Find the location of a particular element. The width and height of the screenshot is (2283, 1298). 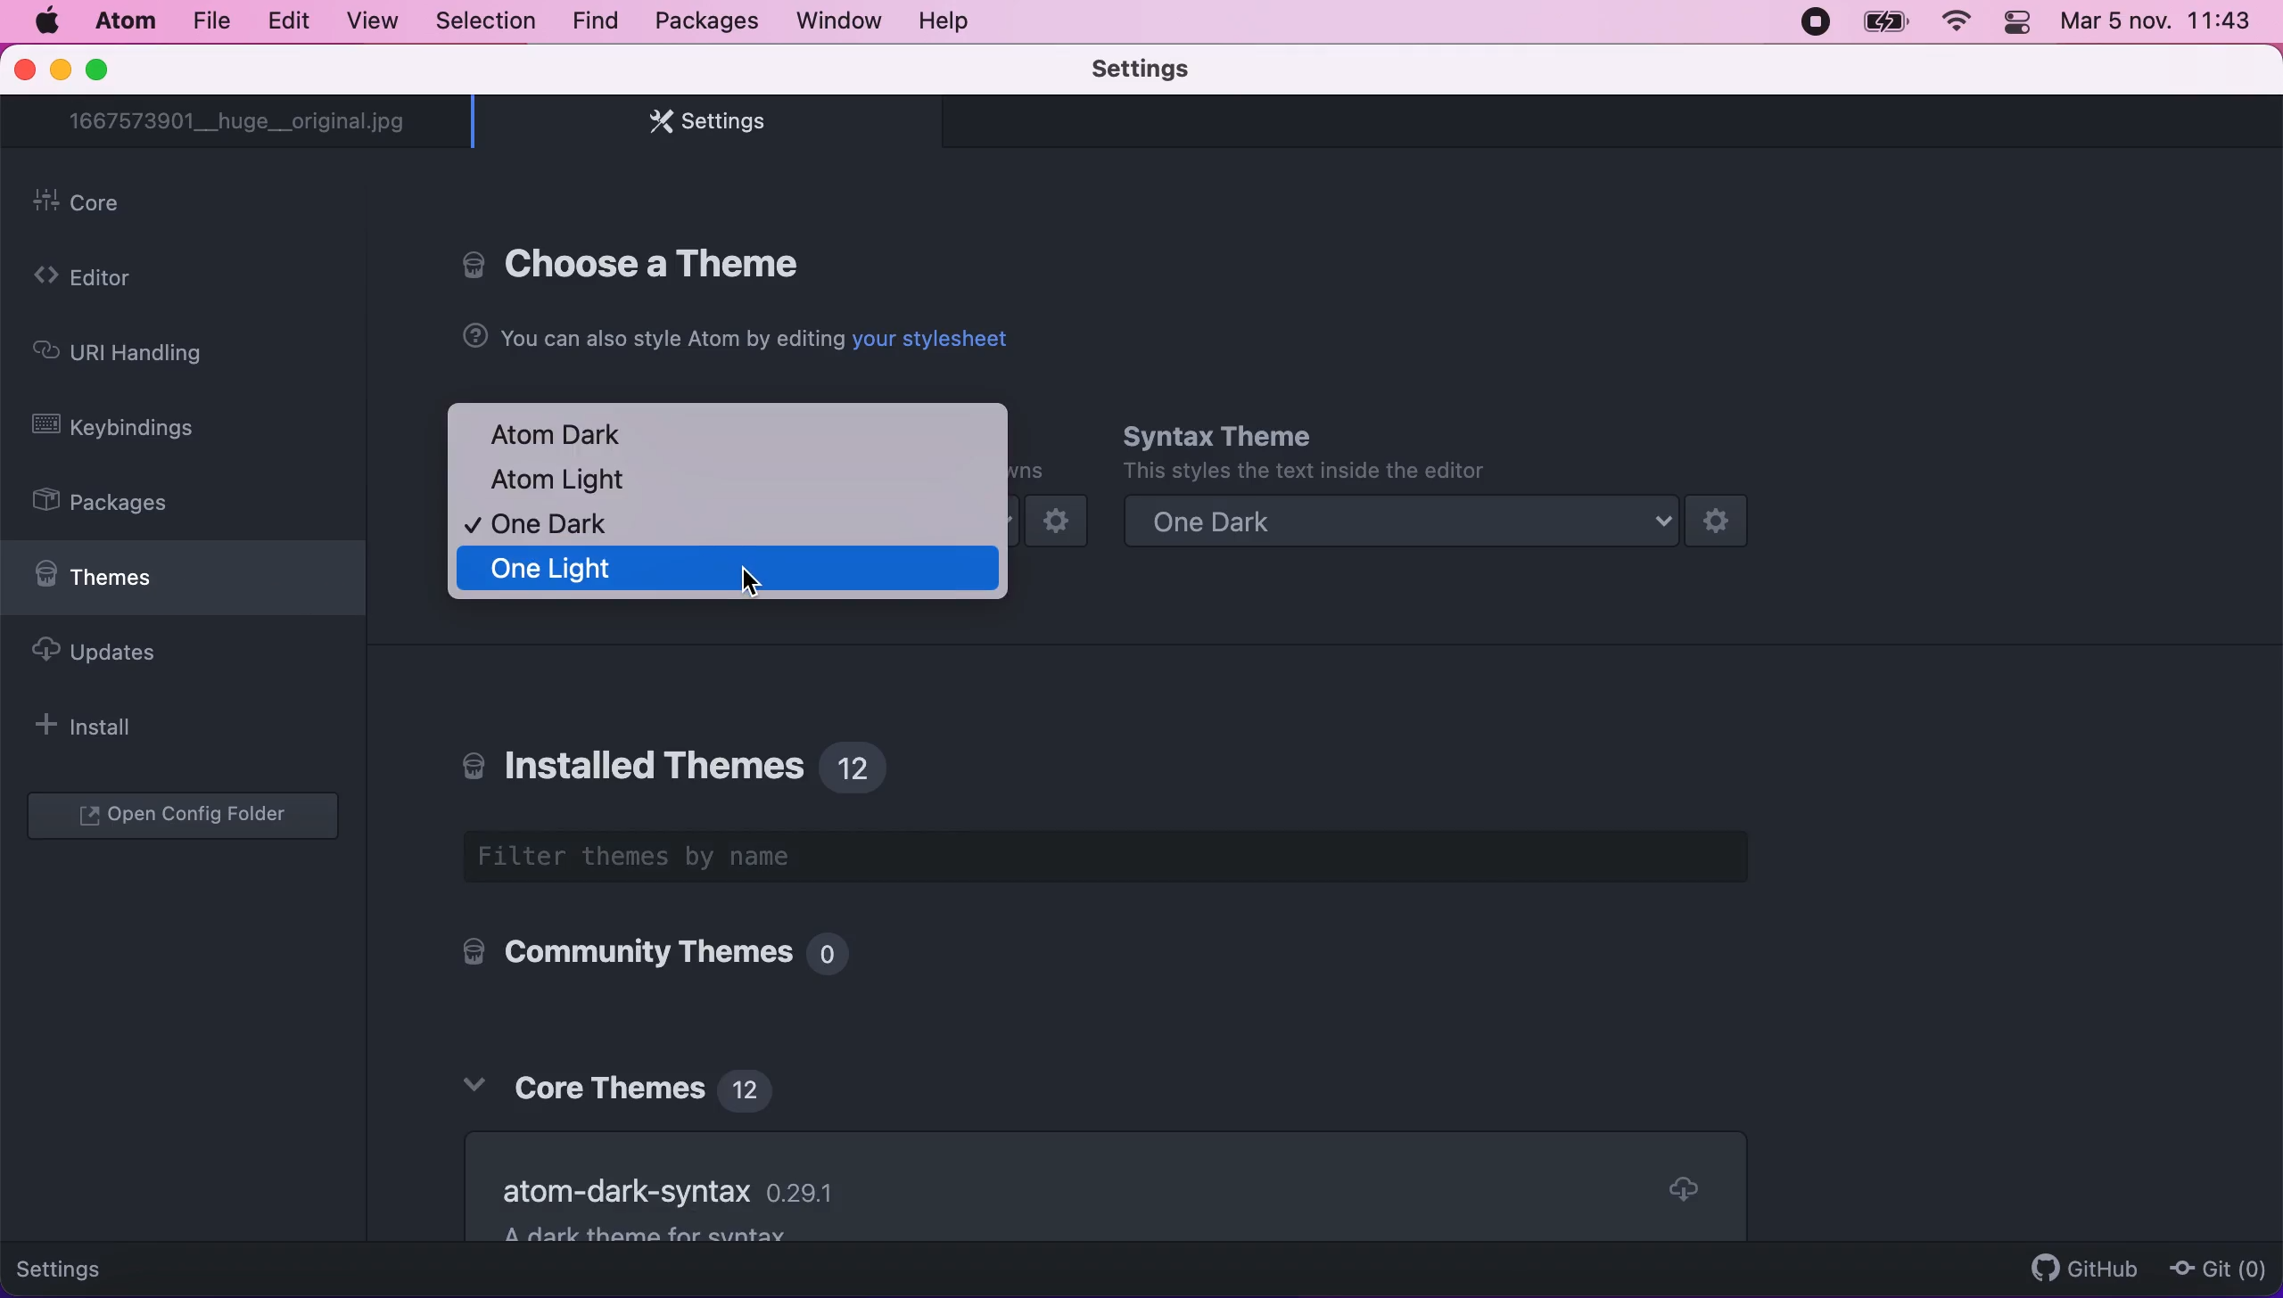

git(0) is located at coordinates (2216, 1271).